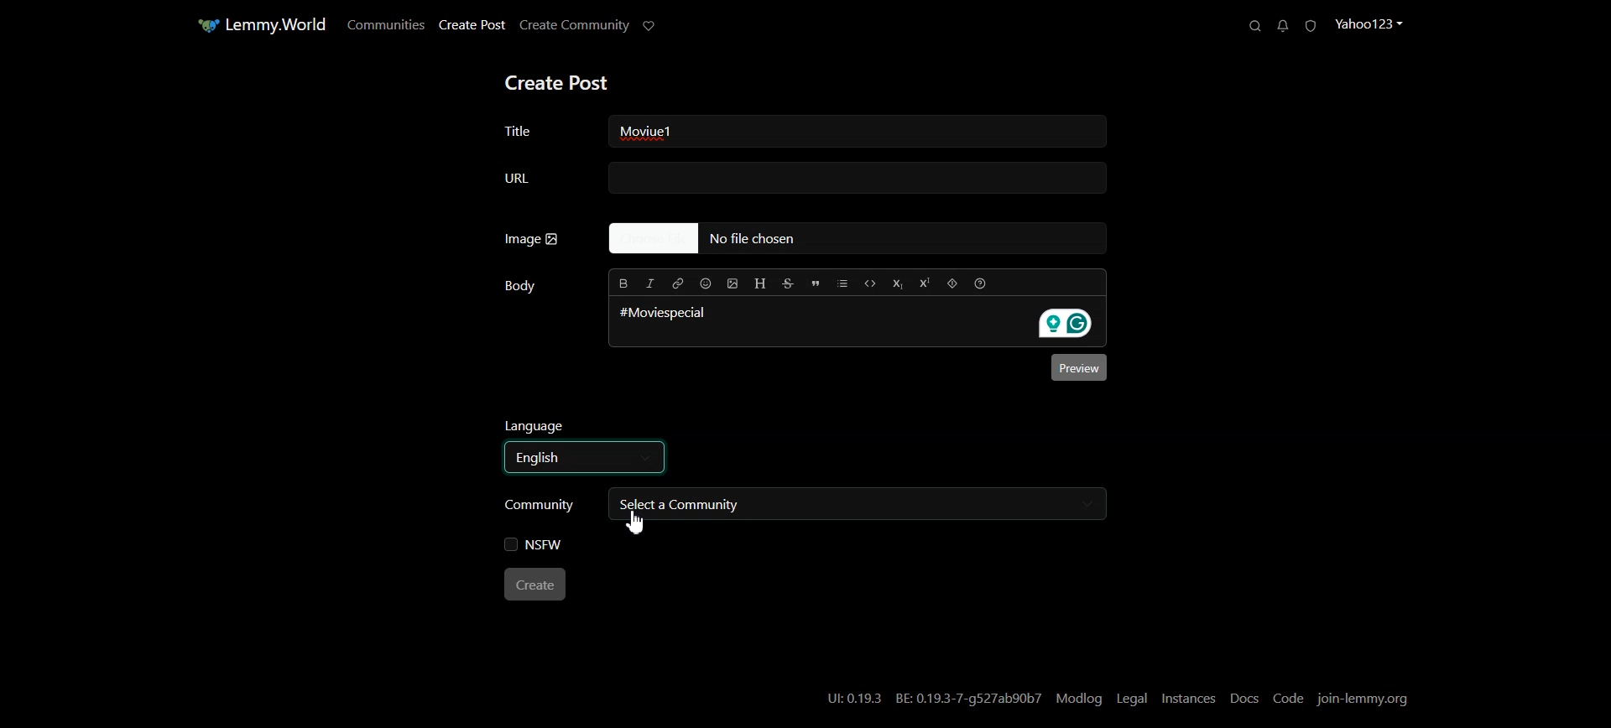 Image resolution: width=1611 pixels, height=728 pixels. I want to click on Create, so click(537, 585).